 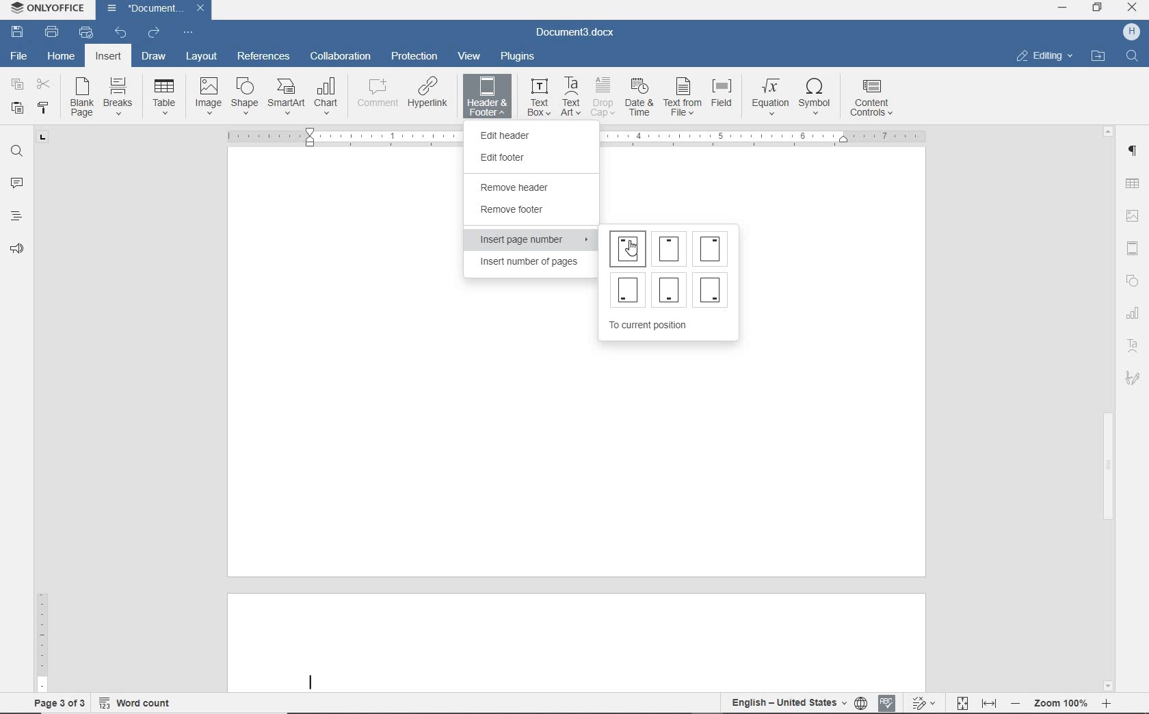 What do you see at coordinates (42, 615) in the screenshot?
I see `RULER` at bounding box center [42, 615].